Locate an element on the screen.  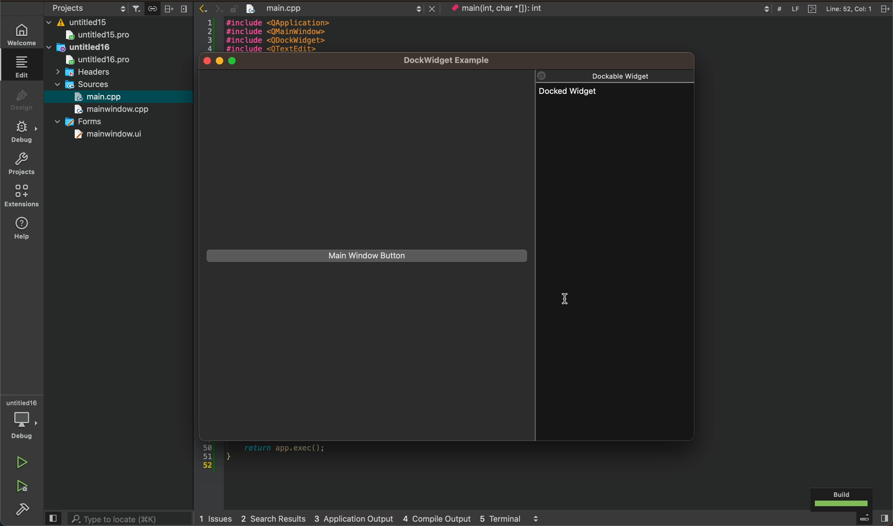
welcome is located at coordinates (22, 31).